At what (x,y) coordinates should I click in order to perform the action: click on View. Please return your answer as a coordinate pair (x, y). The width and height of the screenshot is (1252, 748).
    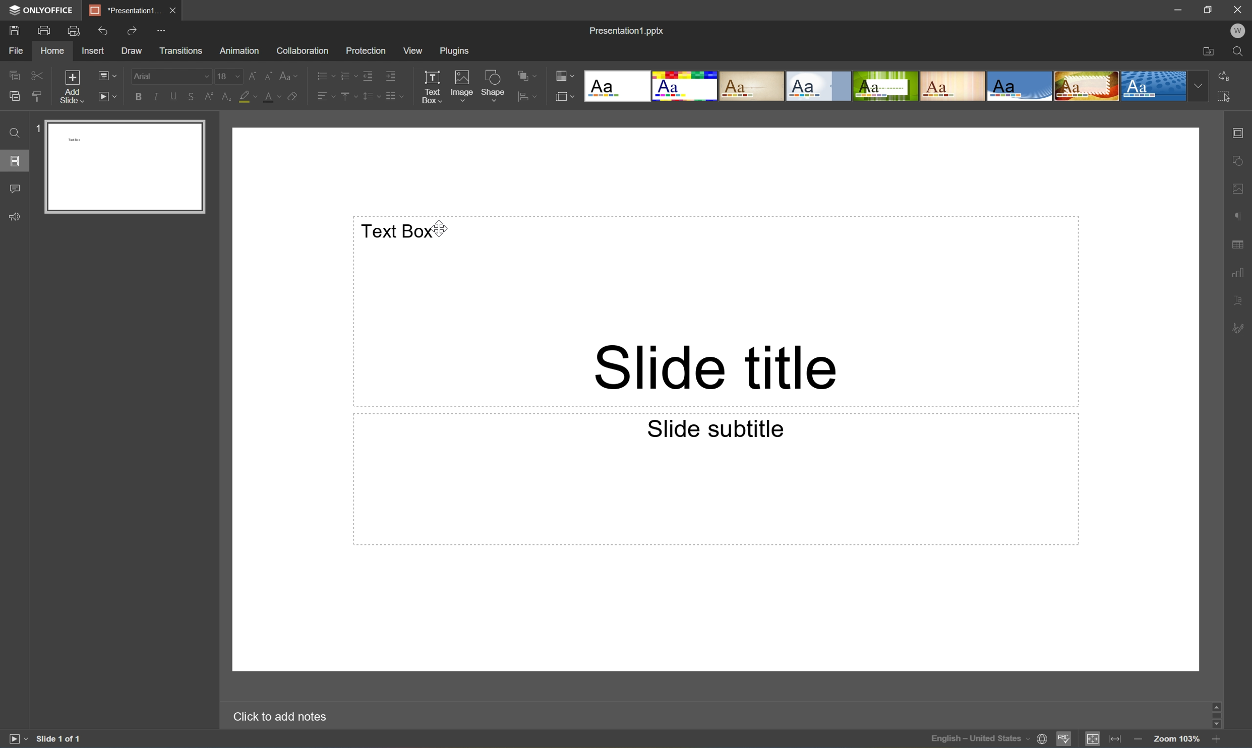
    Looking at the image, I should click on (411, 50).